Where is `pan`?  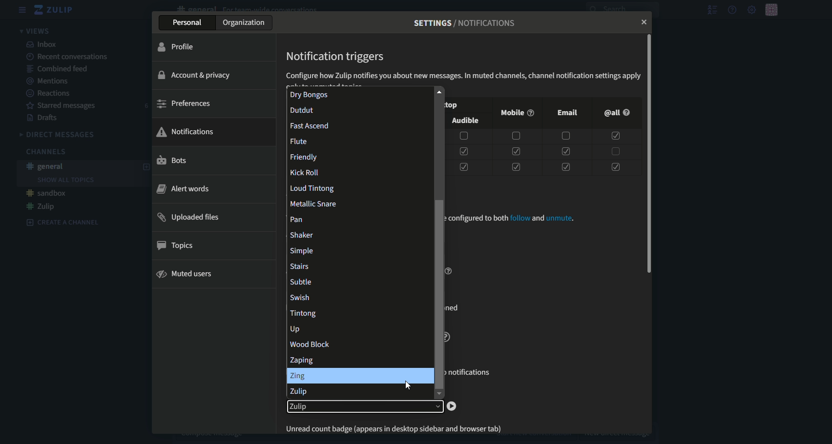
pan is located at coordinates (357, 218).